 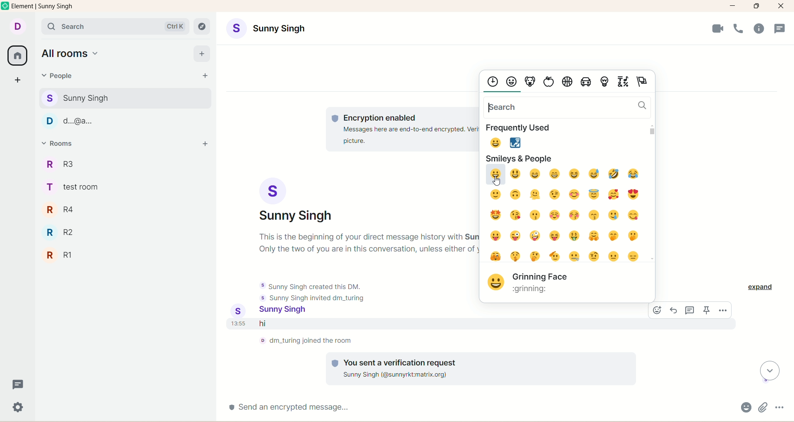 What do you see at coordinates (780, 407) in the screenshot?
I see `options` at bounding box center [780, 407].